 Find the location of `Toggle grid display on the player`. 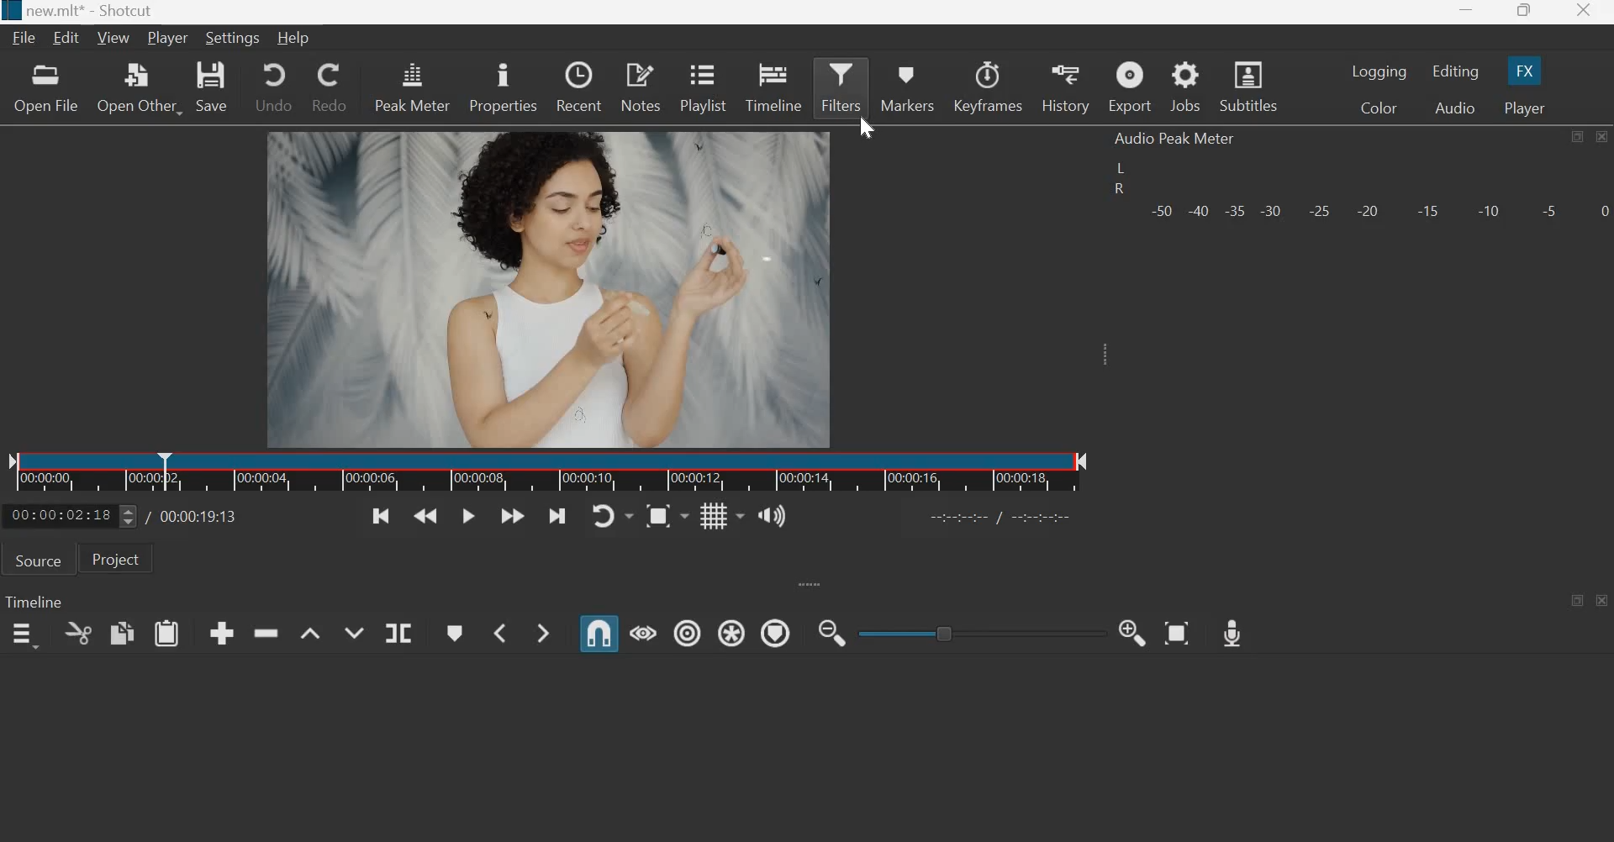

Toggle grid display on the player is located at coordinates (721, 517).